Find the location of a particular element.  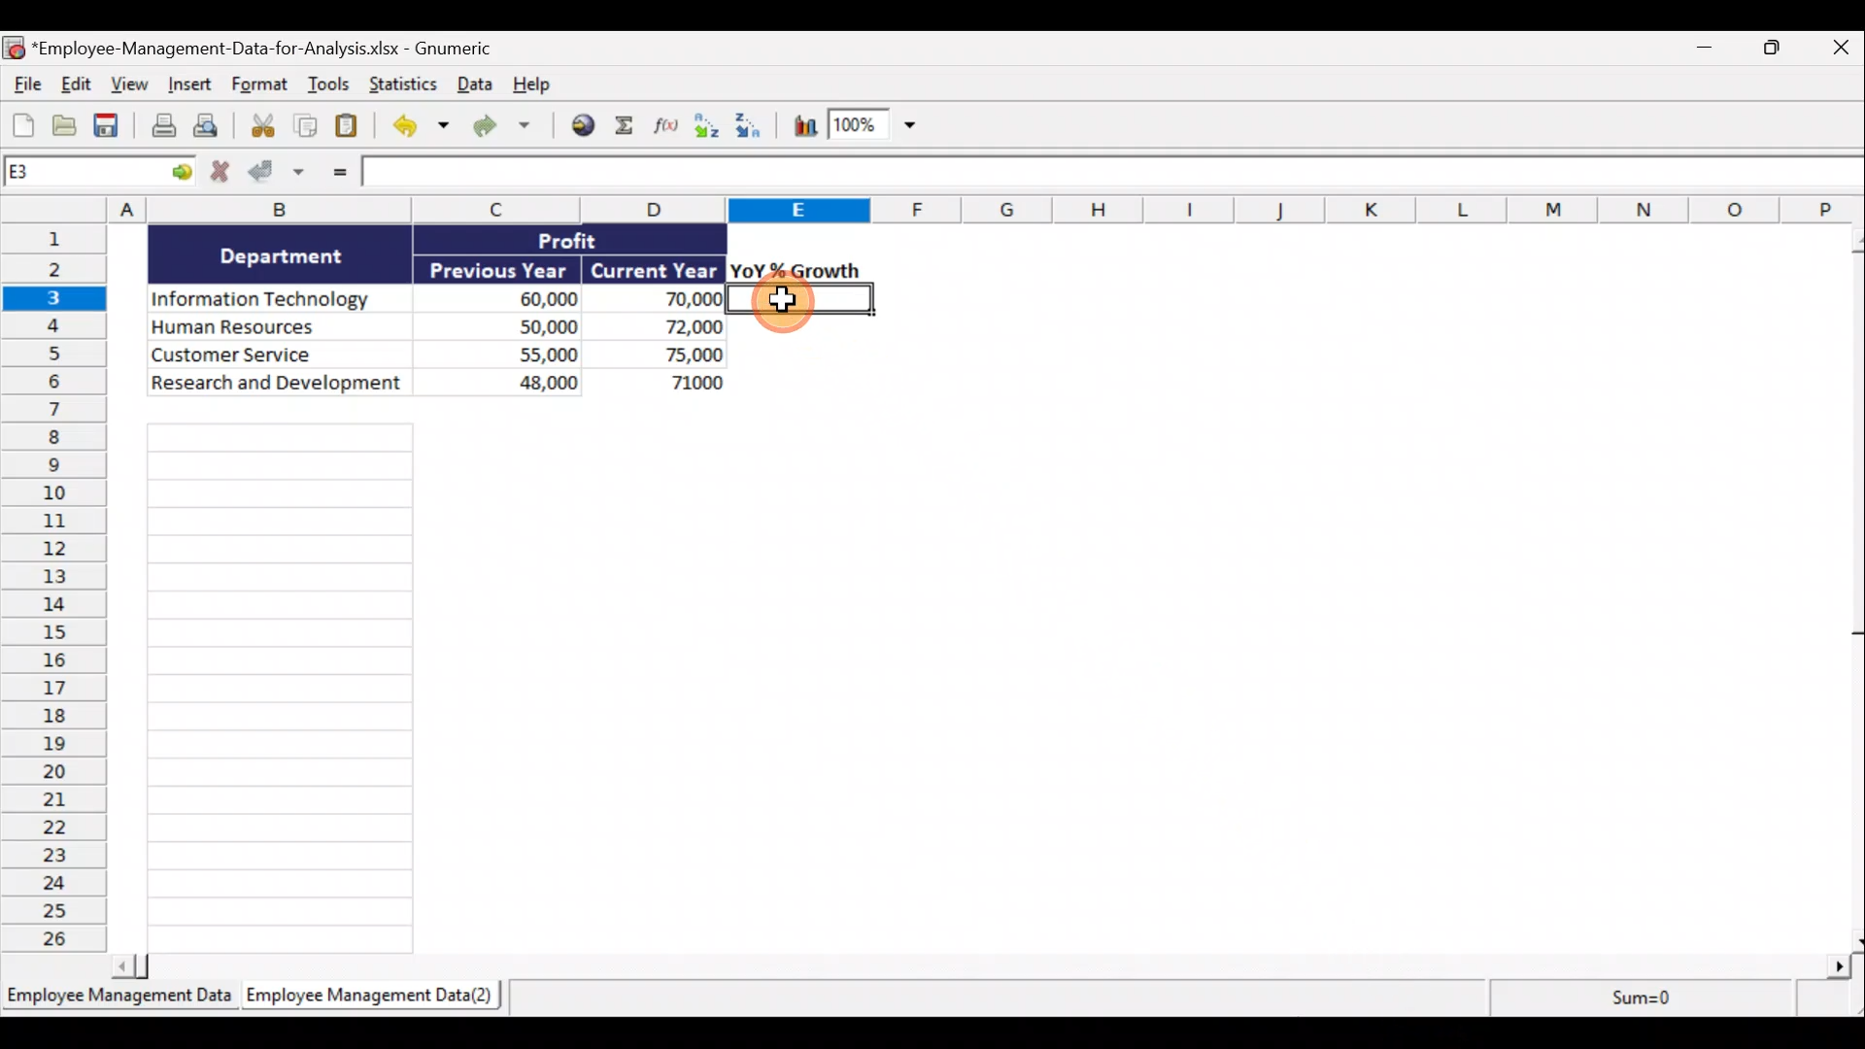

Print the current file is located at coordinates (161, 128).